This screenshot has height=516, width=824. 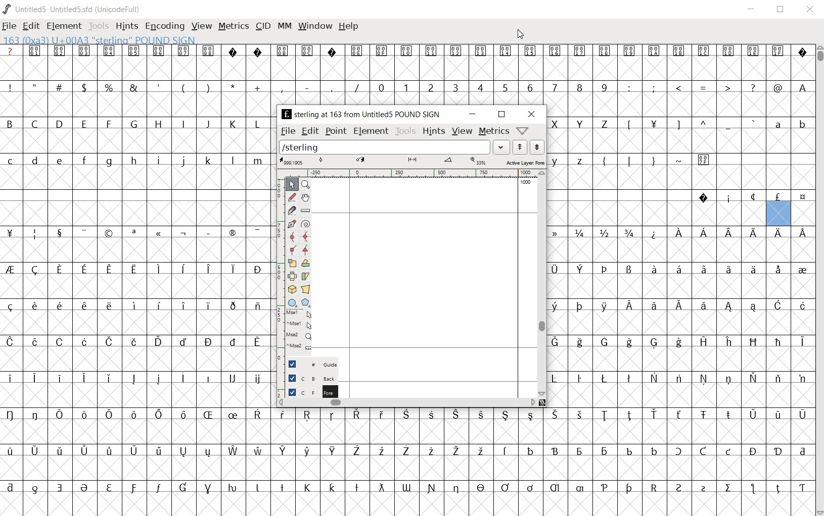 I want to click on Spiro, so click(x=305, y=223).